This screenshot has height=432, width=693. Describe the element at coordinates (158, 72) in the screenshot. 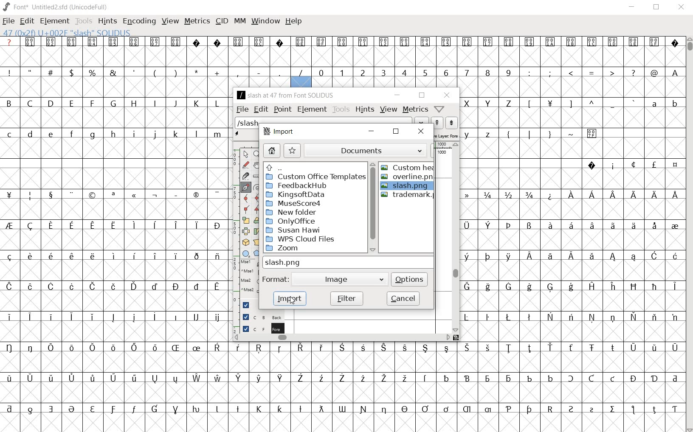

I see `symbols` at that location.